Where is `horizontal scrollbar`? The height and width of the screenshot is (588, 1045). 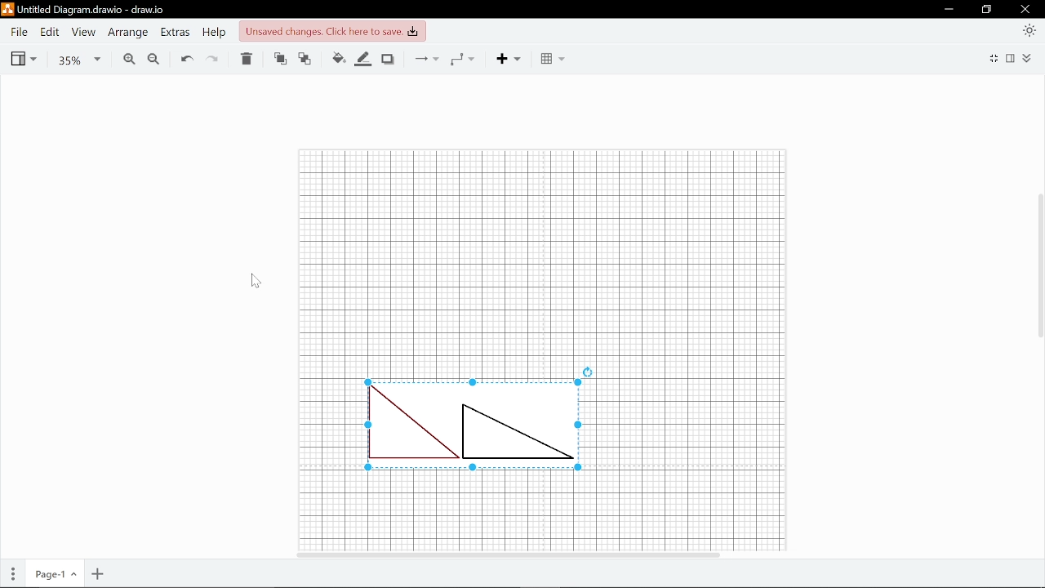
horizontal scrollbar is located at coordinates (568, 555).